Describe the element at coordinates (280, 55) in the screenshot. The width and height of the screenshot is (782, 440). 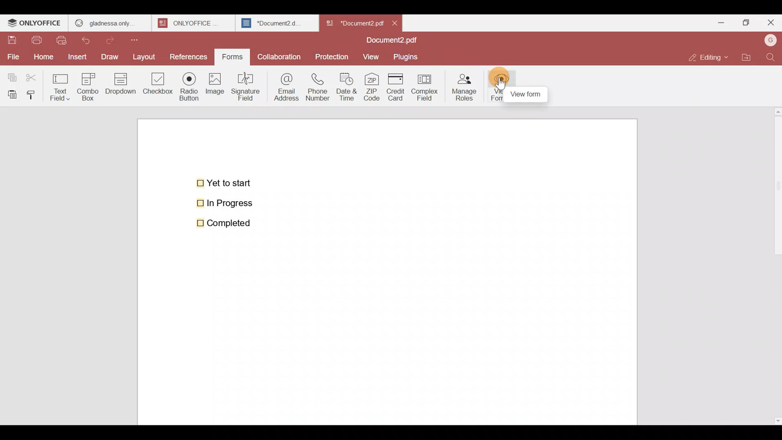
I see `Collaboration` at that location.